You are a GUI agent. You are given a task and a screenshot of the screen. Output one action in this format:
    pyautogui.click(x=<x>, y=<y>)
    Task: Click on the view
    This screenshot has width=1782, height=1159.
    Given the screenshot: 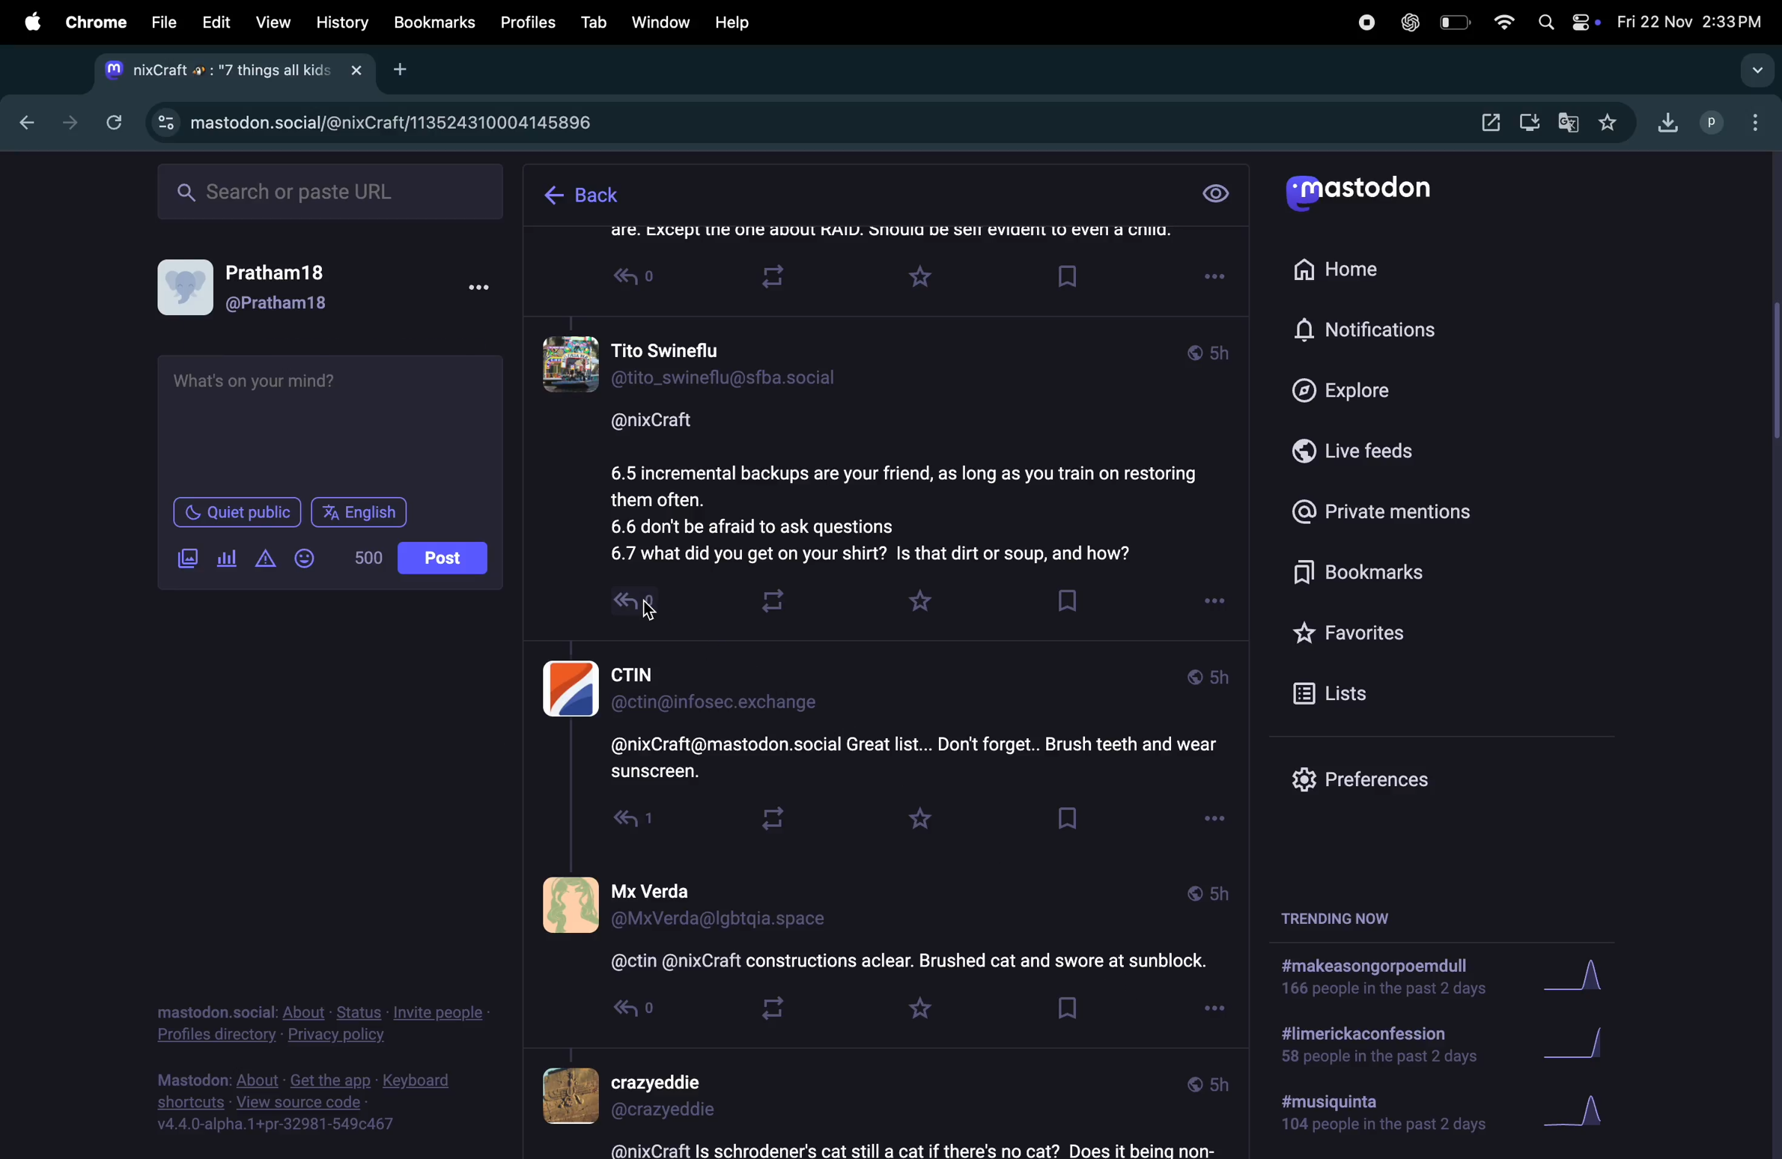 What is the action you would take?
    pyautogui.click(x=1217, y=195)
    